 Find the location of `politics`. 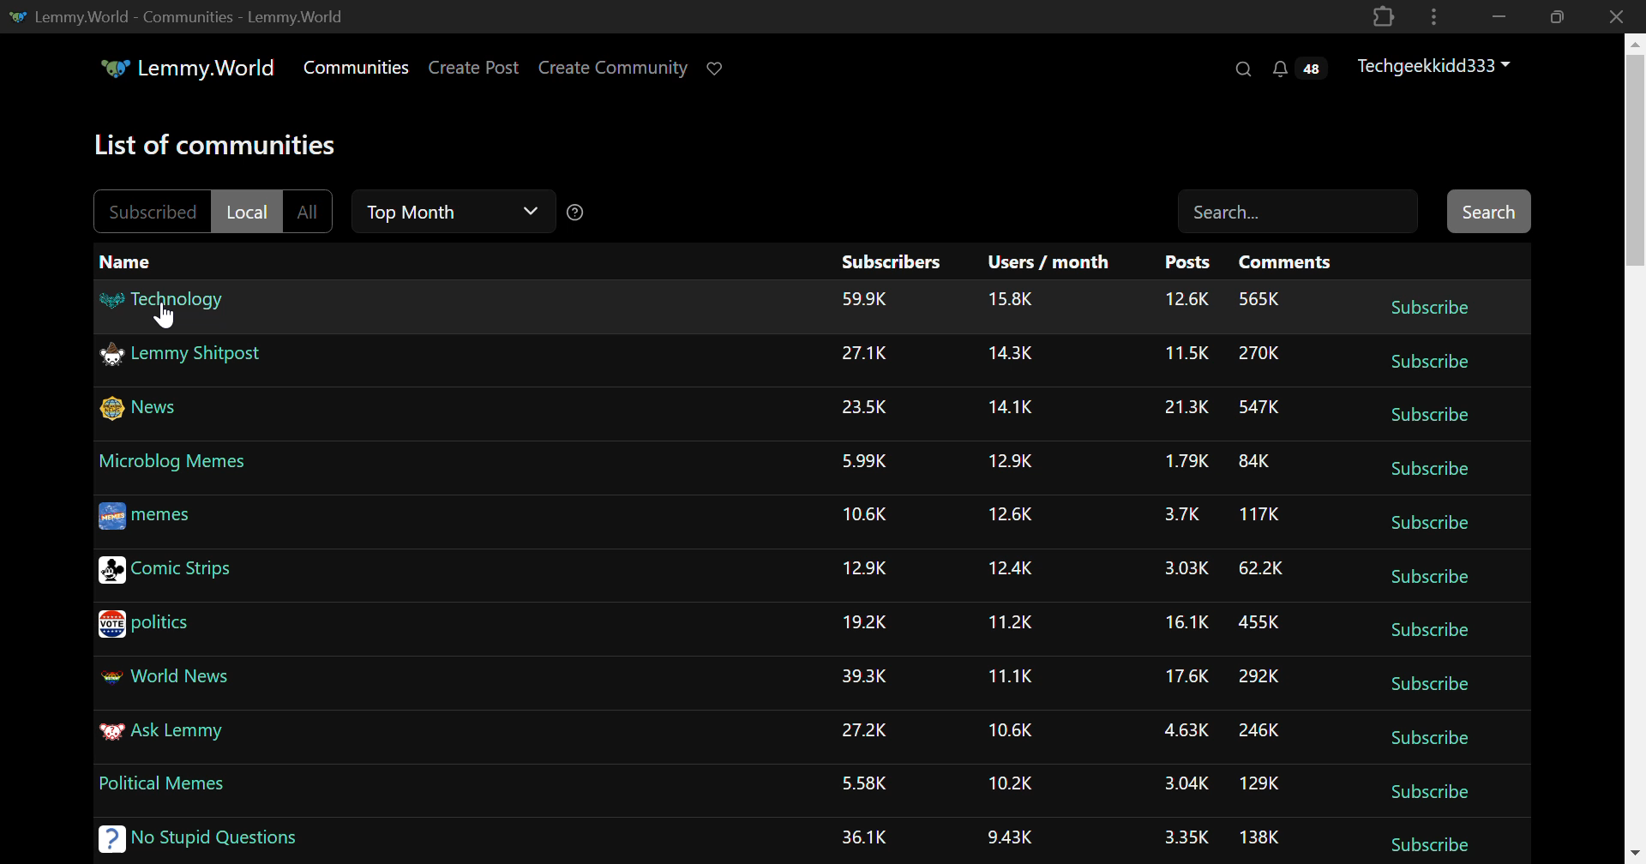

politics is located at coordinates (146, 625).